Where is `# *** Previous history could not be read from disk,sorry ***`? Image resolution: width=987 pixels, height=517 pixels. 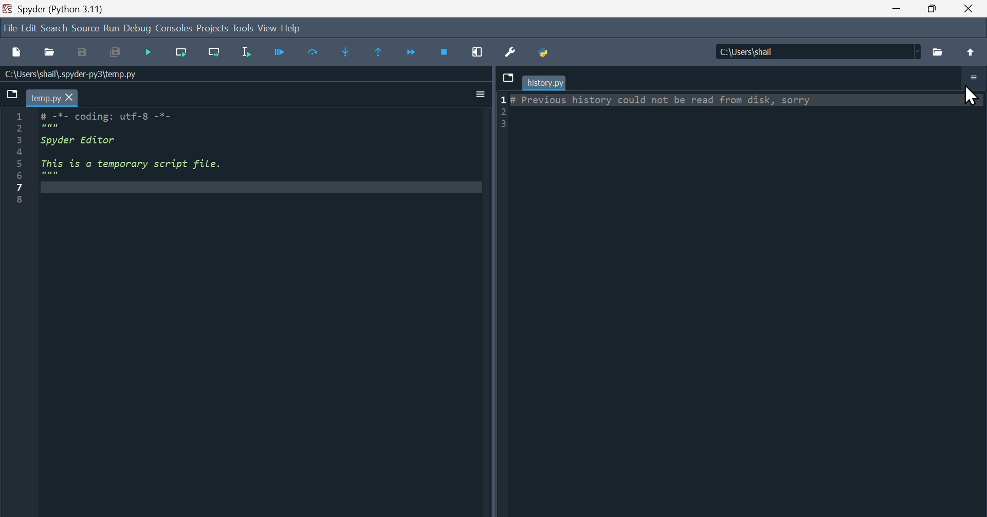 # *** Previous history could not be read from disk,sorry *** is located at coordinates (743, 112).